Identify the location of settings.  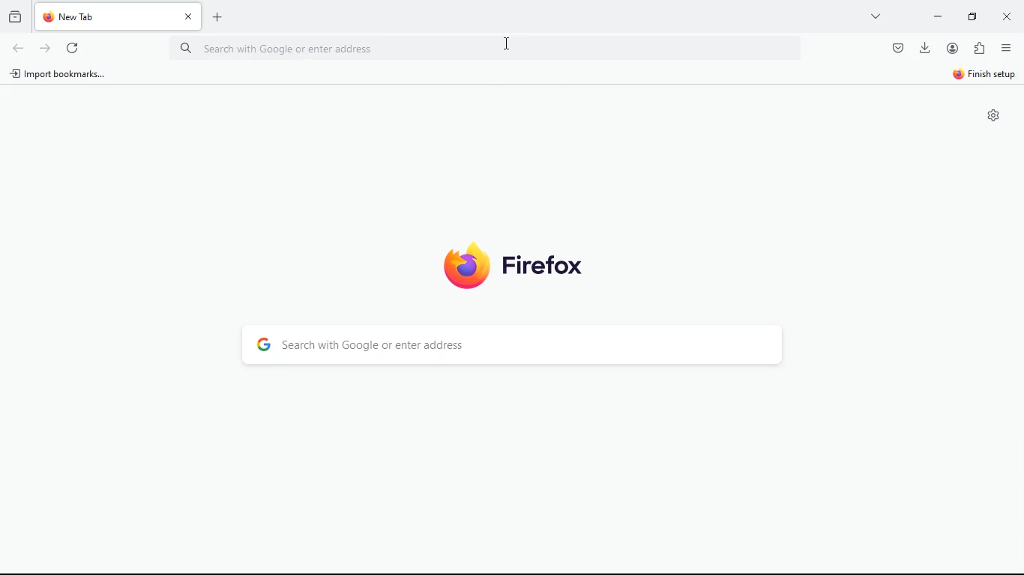
(996, 117).